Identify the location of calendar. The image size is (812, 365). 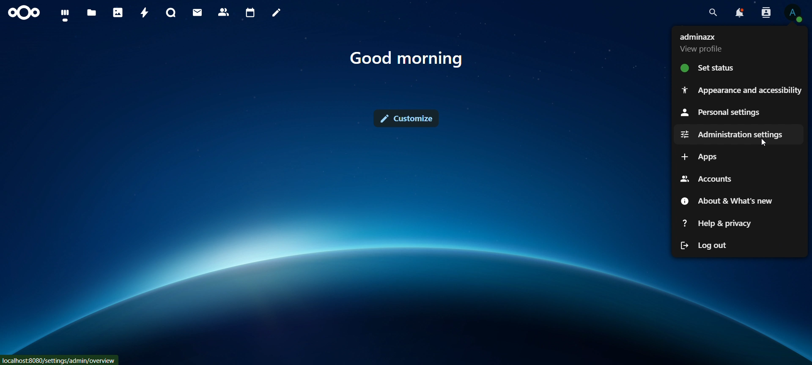
(251, 13).